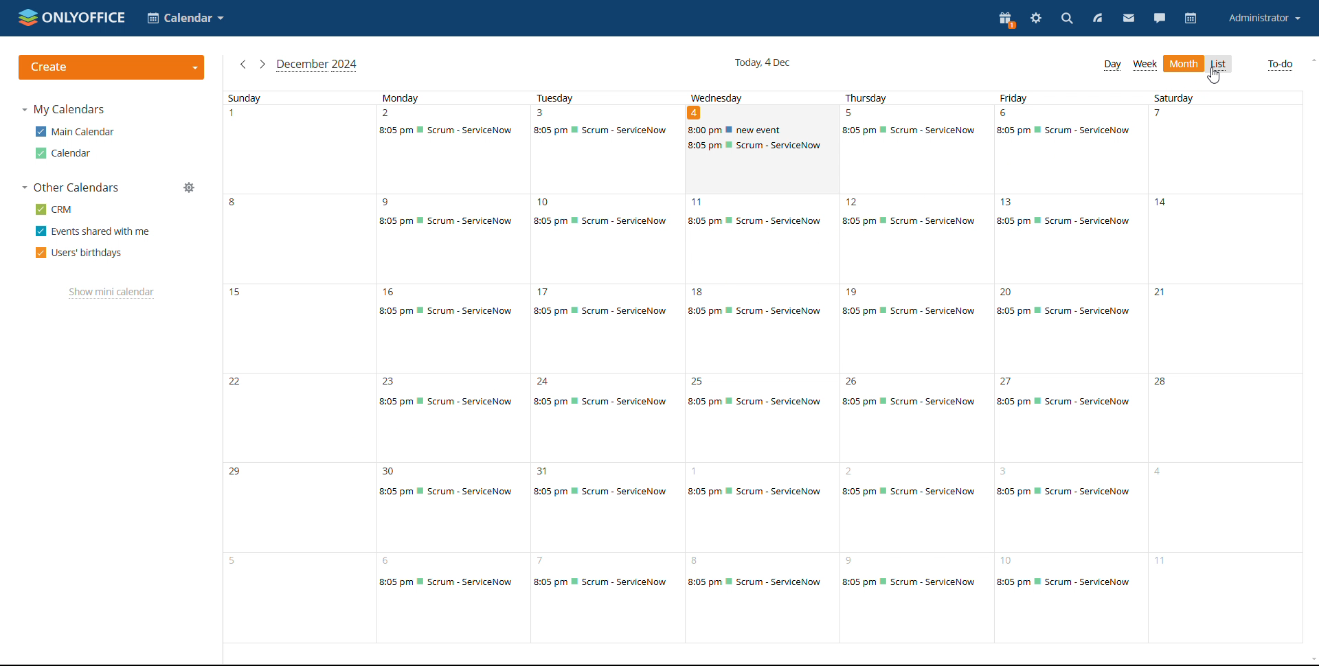 Image resolution: width=1319 pixels, height=666 pixels. What do you see at coordinates (111, 293) in the screenshot?
I see `show mini calendar` at bounding box center [111, 293].